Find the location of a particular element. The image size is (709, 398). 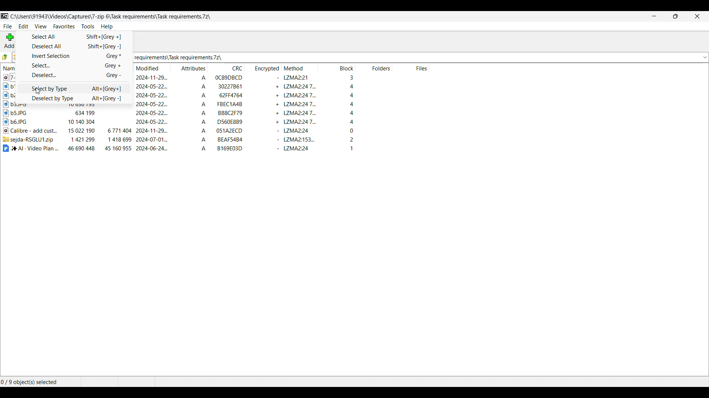

document file is located at coordinates (31, 148).